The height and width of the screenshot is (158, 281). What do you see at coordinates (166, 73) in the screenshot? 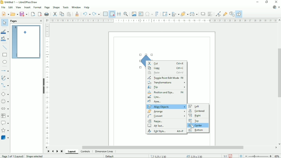
I see `Paste` at bounding box center [166, 73].